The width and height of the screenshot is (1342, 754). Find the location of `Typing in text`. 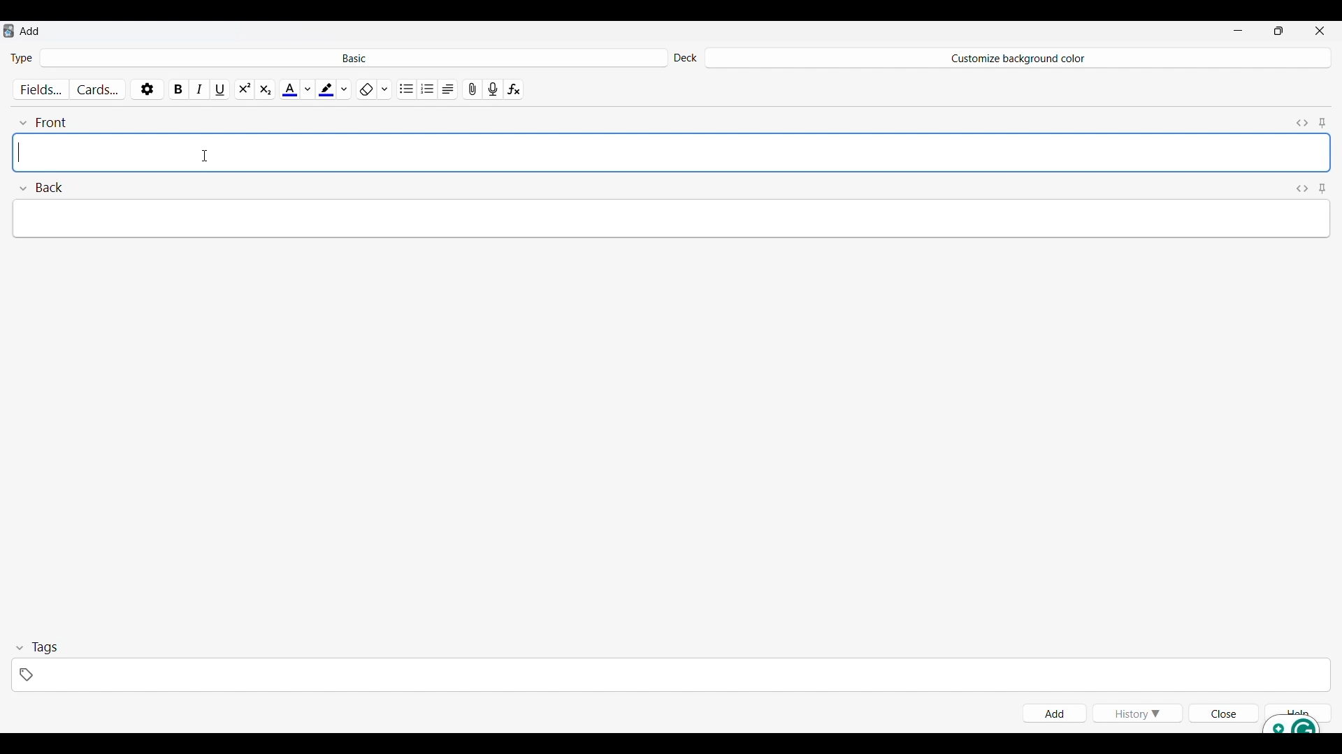

Typing in text is located at coordinates (21, 152).